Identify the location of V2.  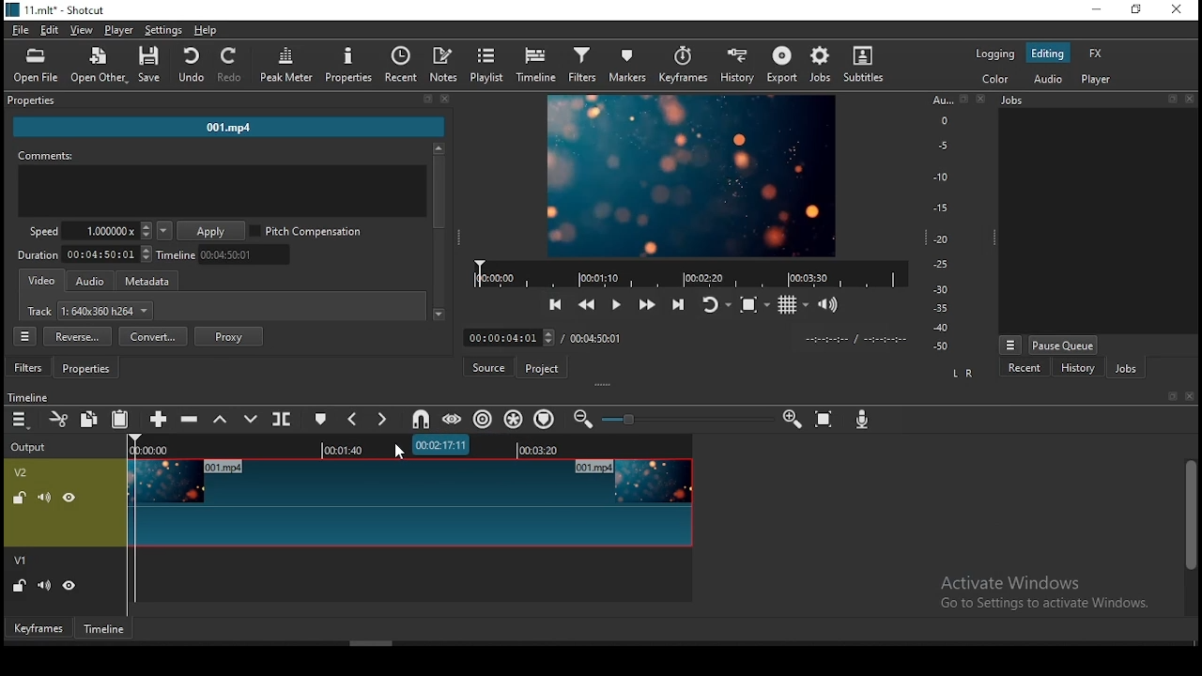
(23, 472).